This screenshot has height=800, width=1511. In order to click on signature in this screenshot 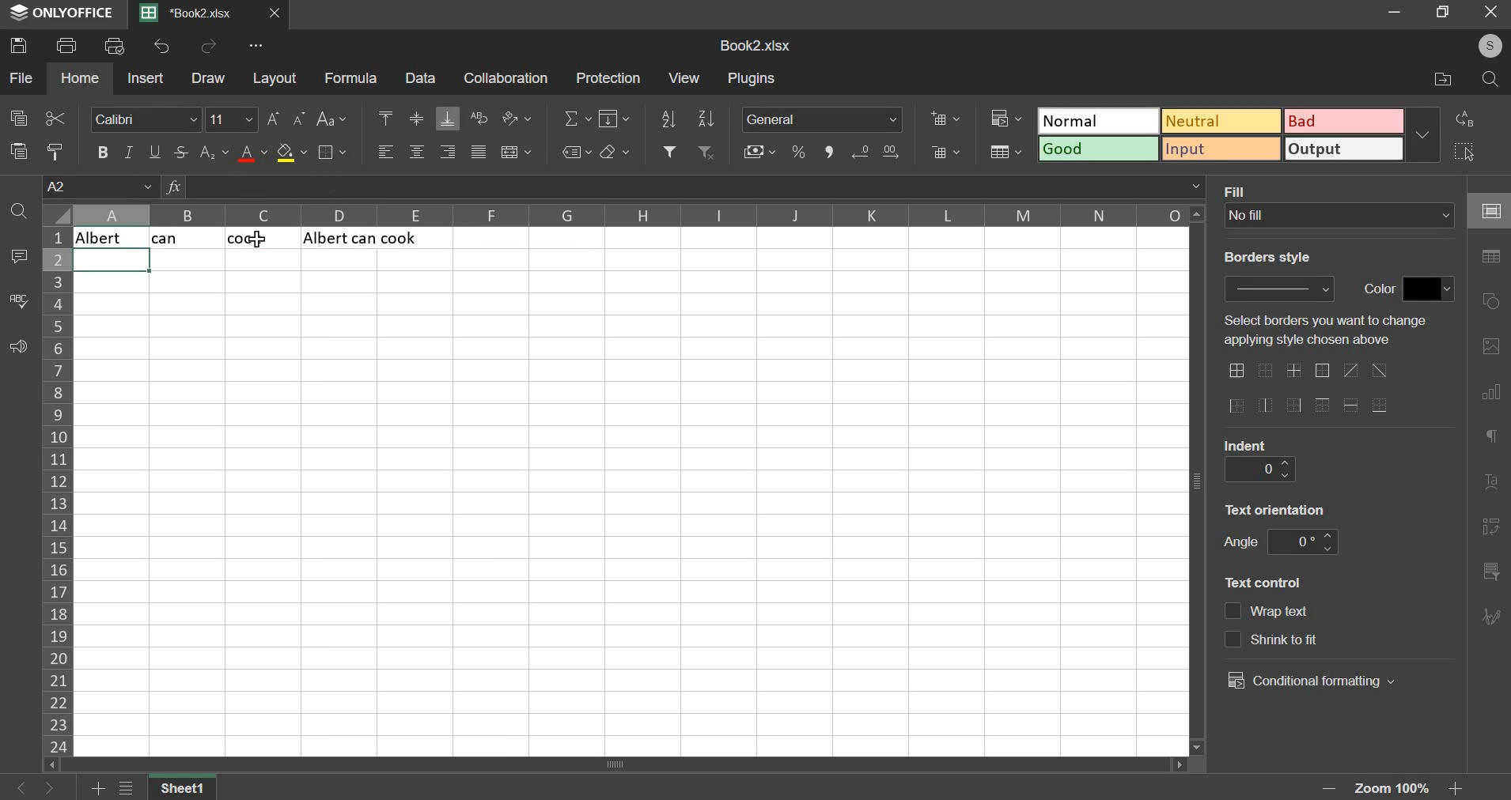, I will do `click(1490, 616)`.